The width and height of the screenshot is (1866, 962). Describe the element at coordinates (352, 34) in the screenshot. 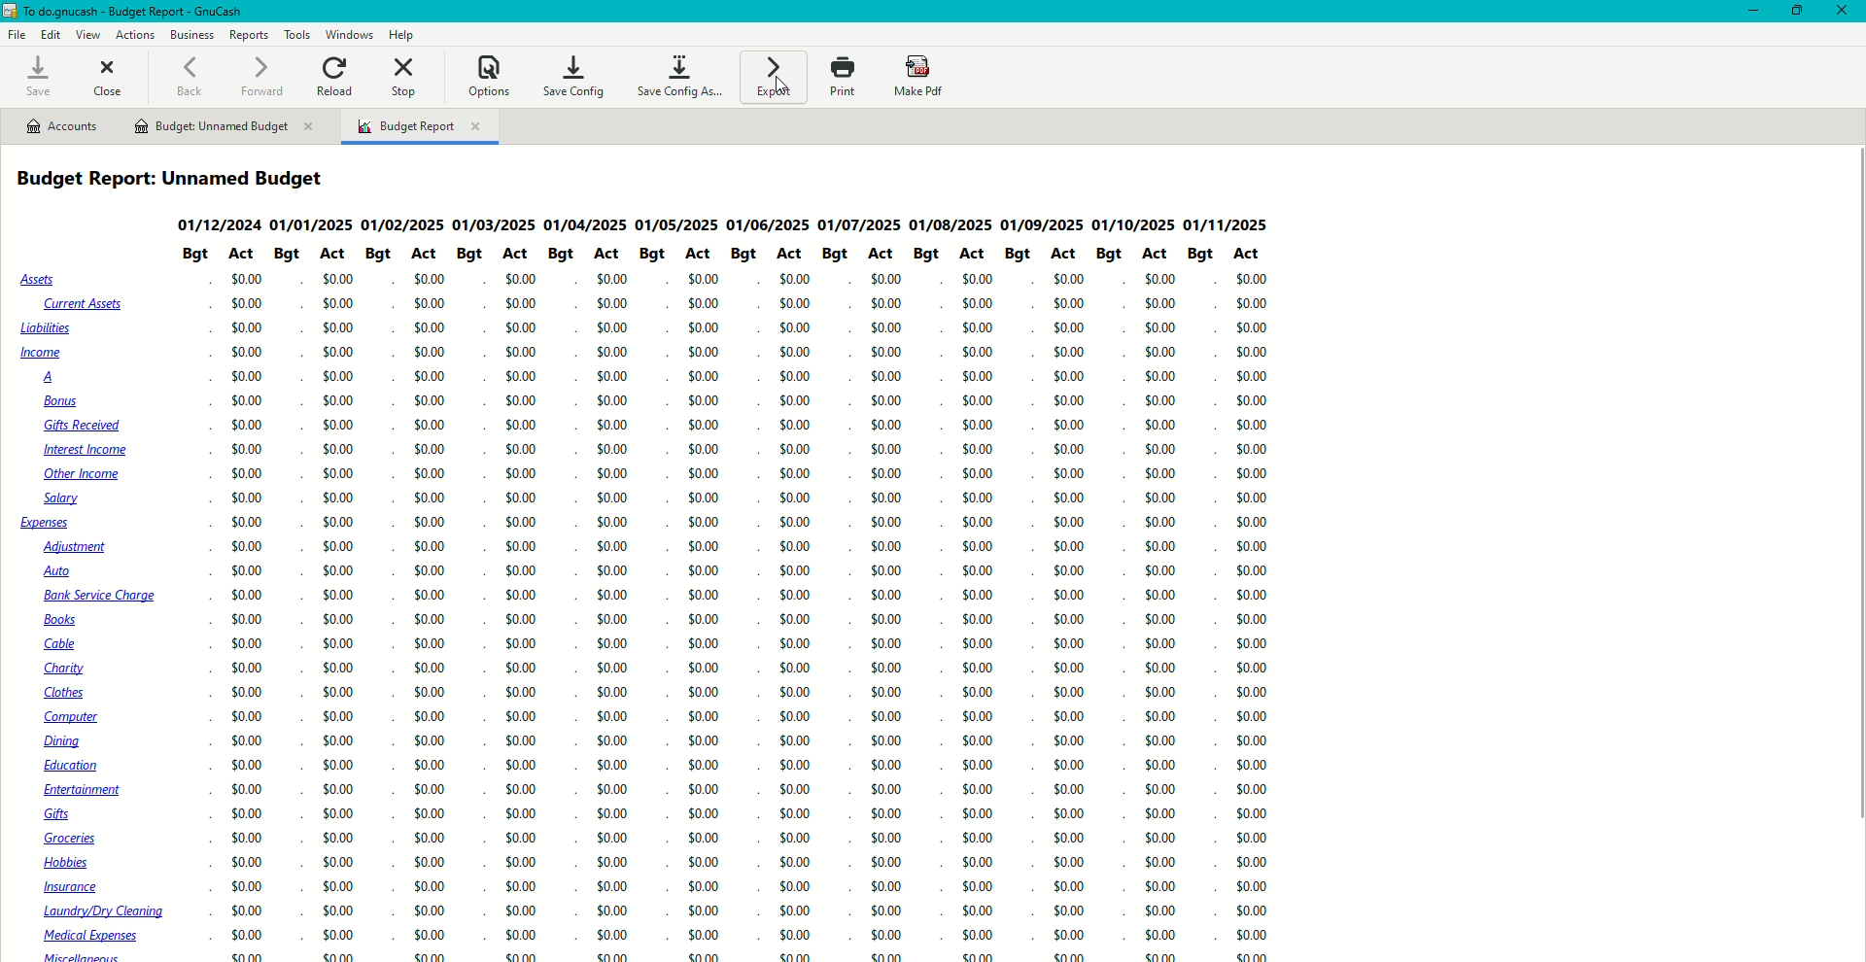

I see `Windows` at that location.